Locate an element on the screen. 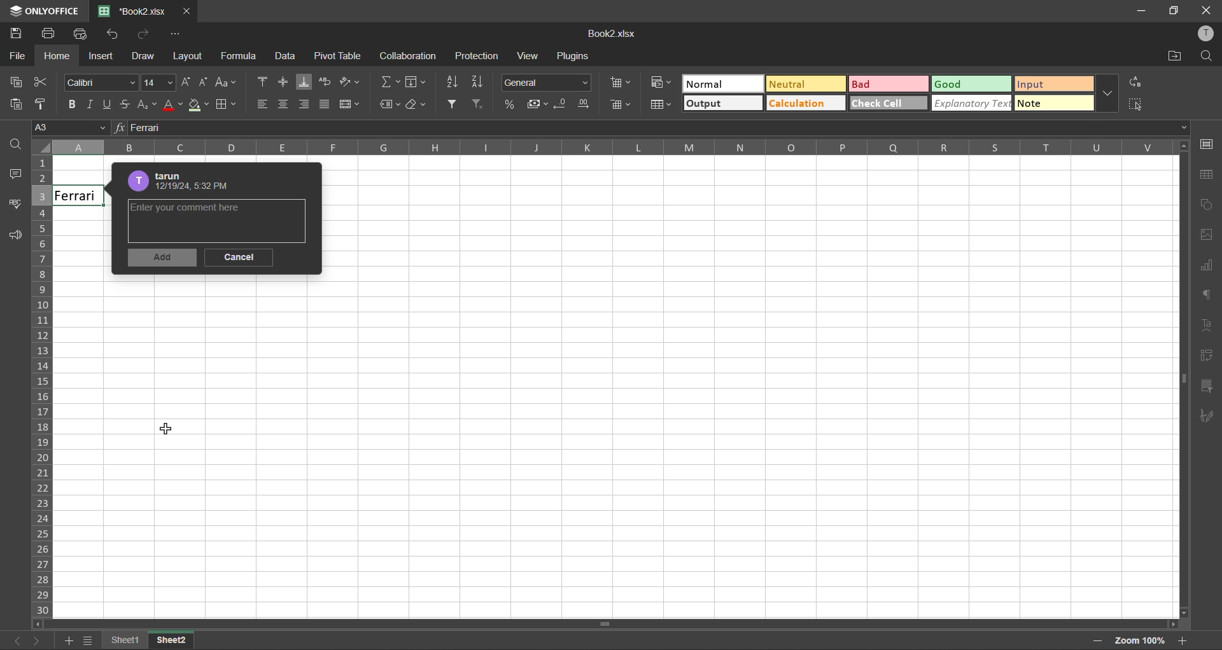  output is located at coordinates (715, 103).